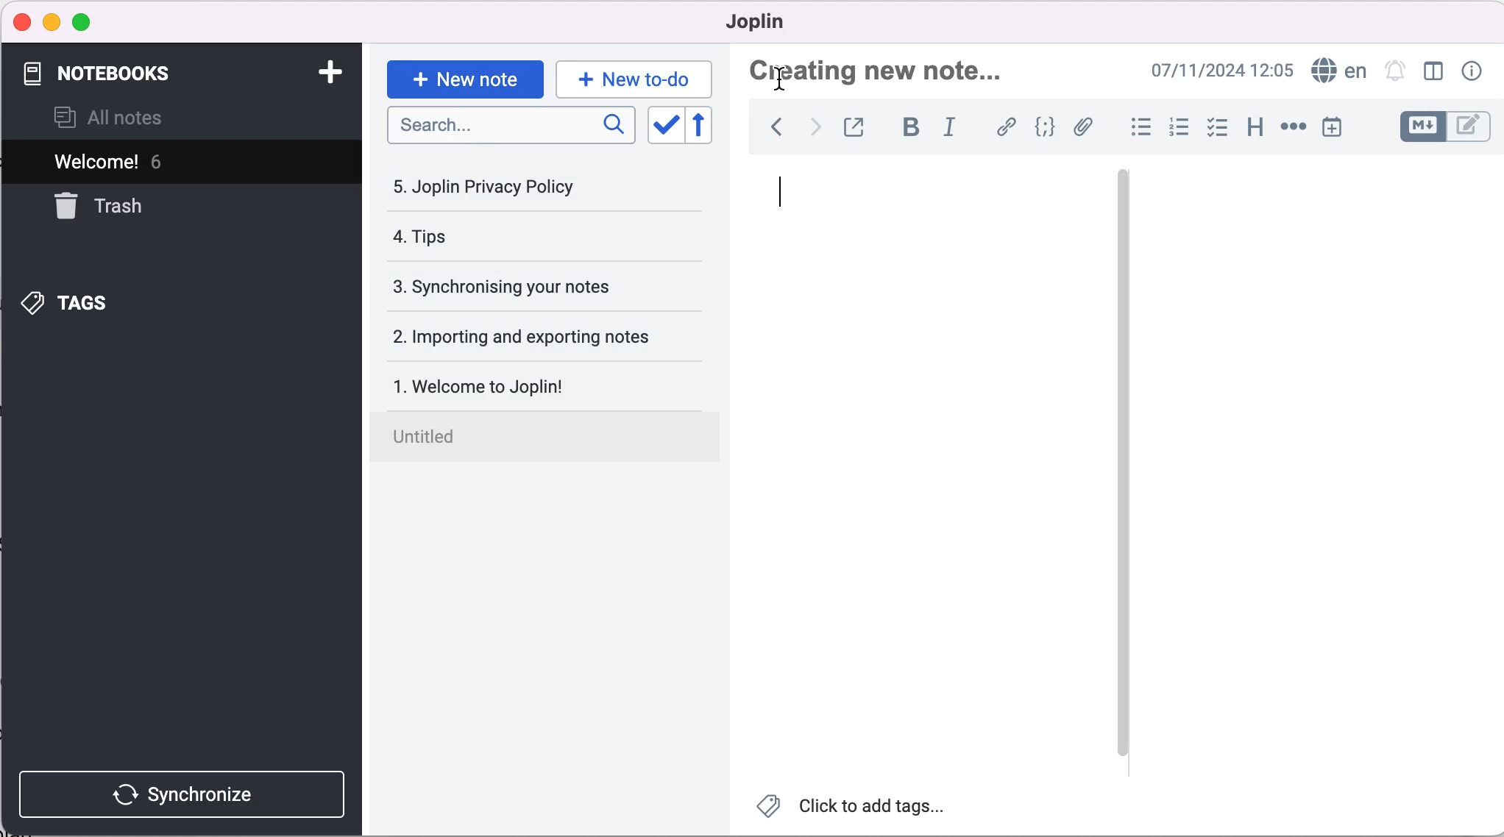  I want to click on insert time, so click(1333, 131).